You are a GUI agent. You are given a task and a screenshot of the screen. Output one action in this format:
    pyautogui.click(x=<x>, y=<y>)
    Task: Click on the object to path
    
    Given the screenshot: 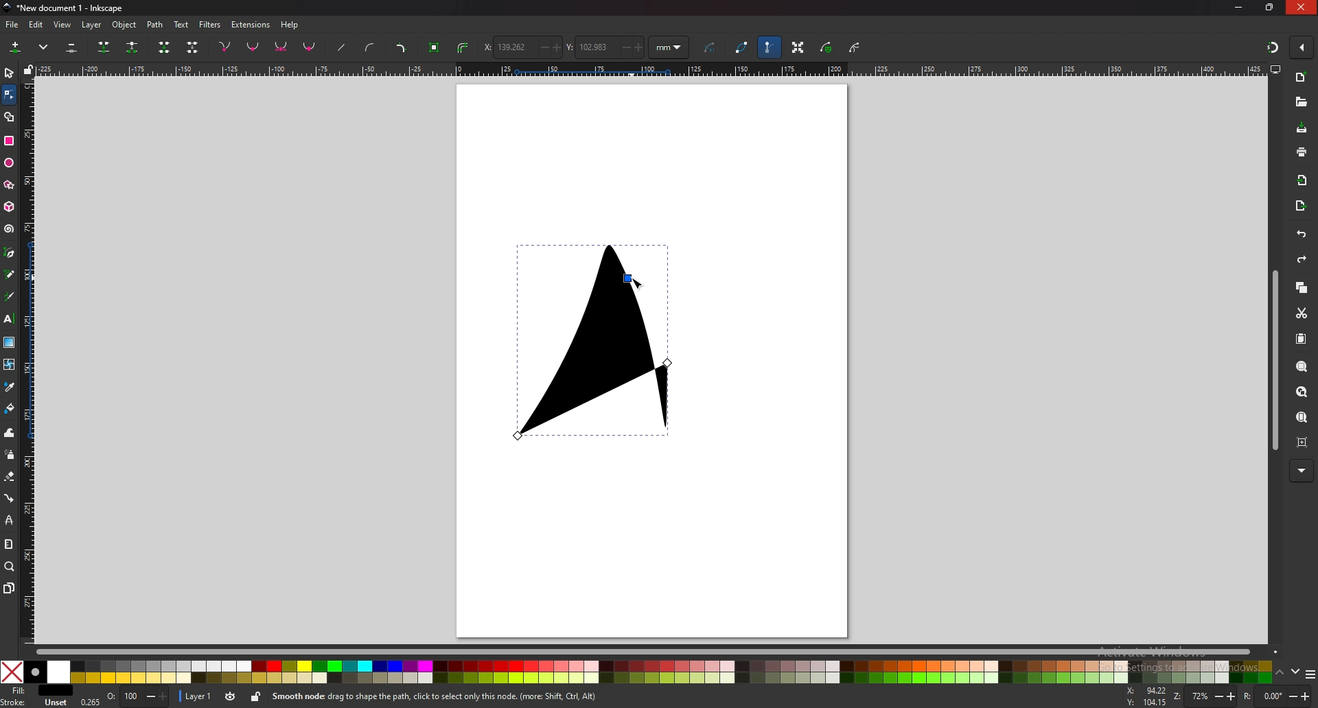 What is the action you would take?
    pyautogui.click(x=436, y=48)
    